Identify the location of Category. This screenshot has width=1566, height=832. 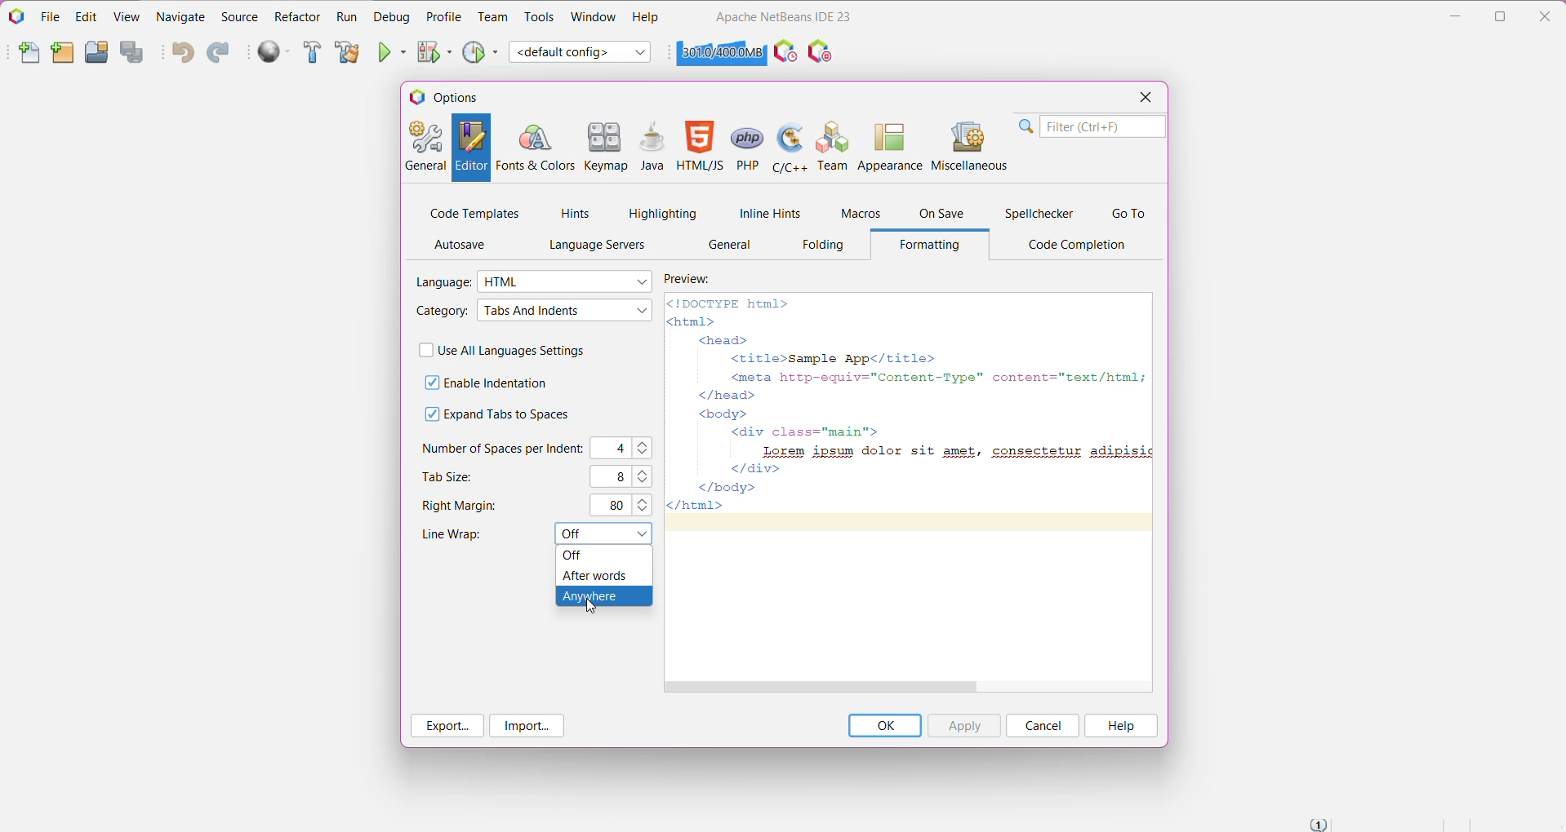
(440, 312).